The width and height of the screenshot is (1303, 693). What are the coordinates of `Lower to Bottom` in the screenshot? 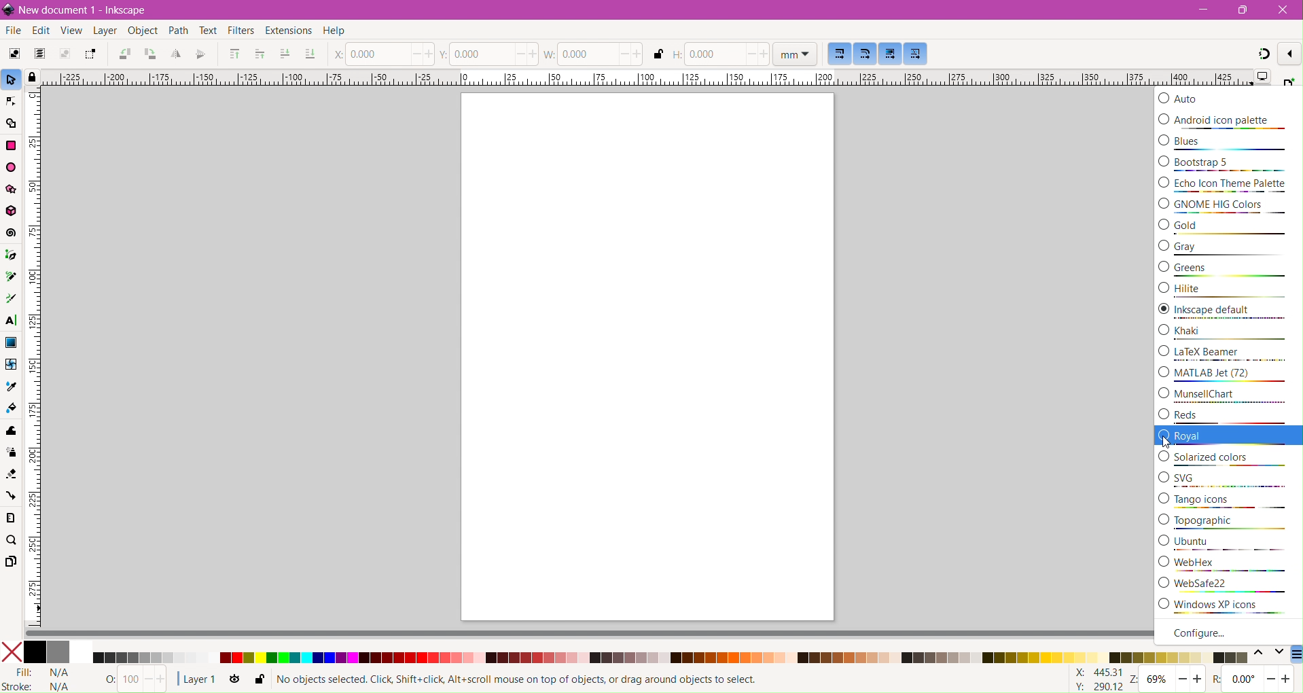 It's located at (310, 54).